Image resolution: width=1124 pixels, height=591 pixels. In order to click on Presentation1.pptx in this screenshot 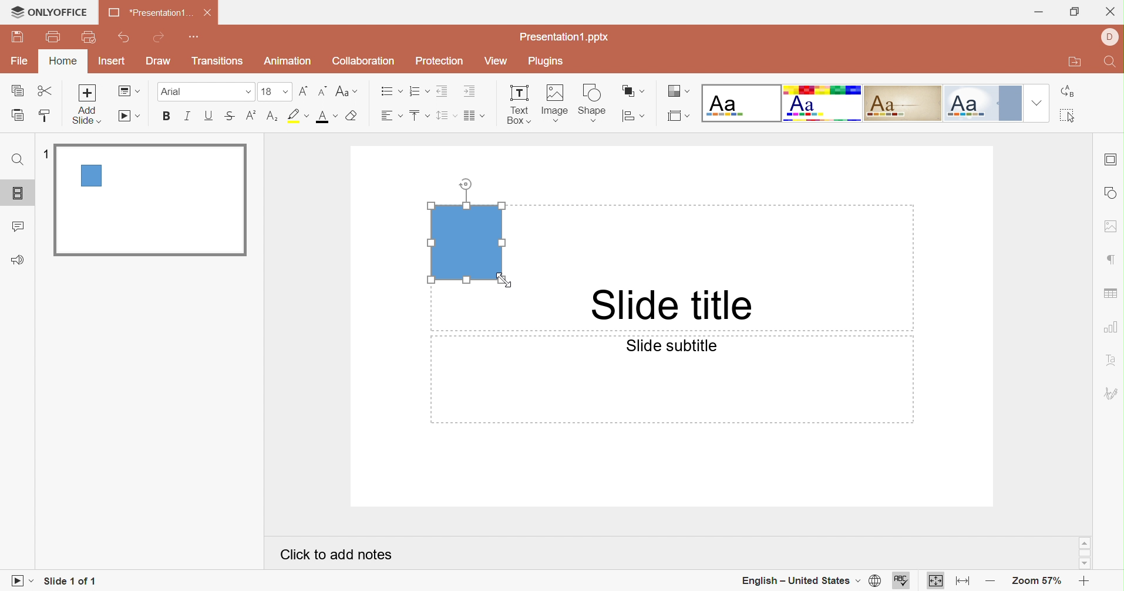, I will do `click(564, 37)`.